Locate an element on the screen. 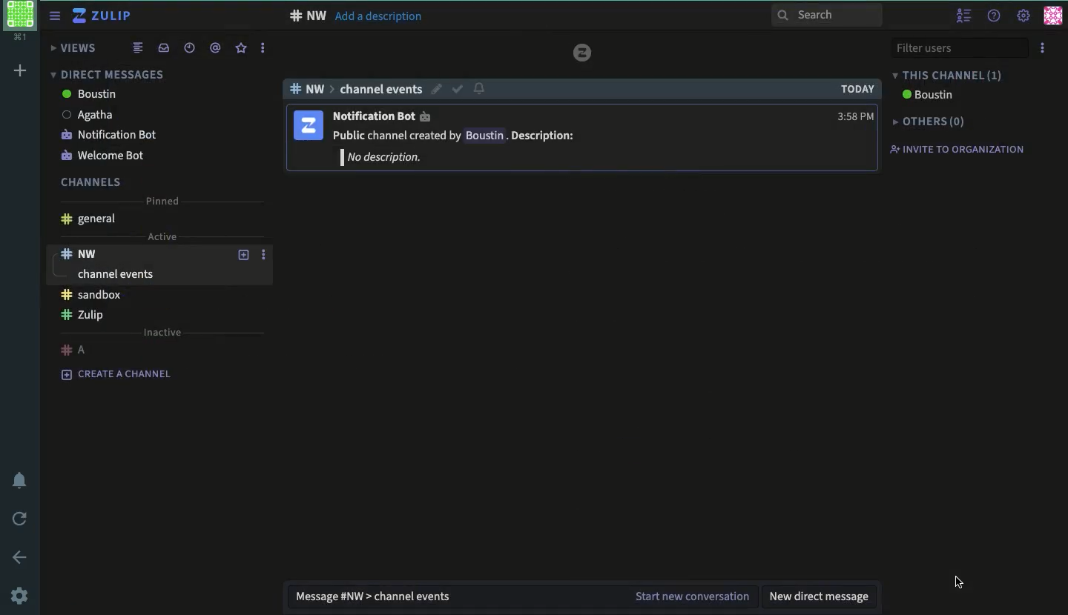 The height and width of the screenshot is (615, 1068). a is located at coordinates (76, 350).